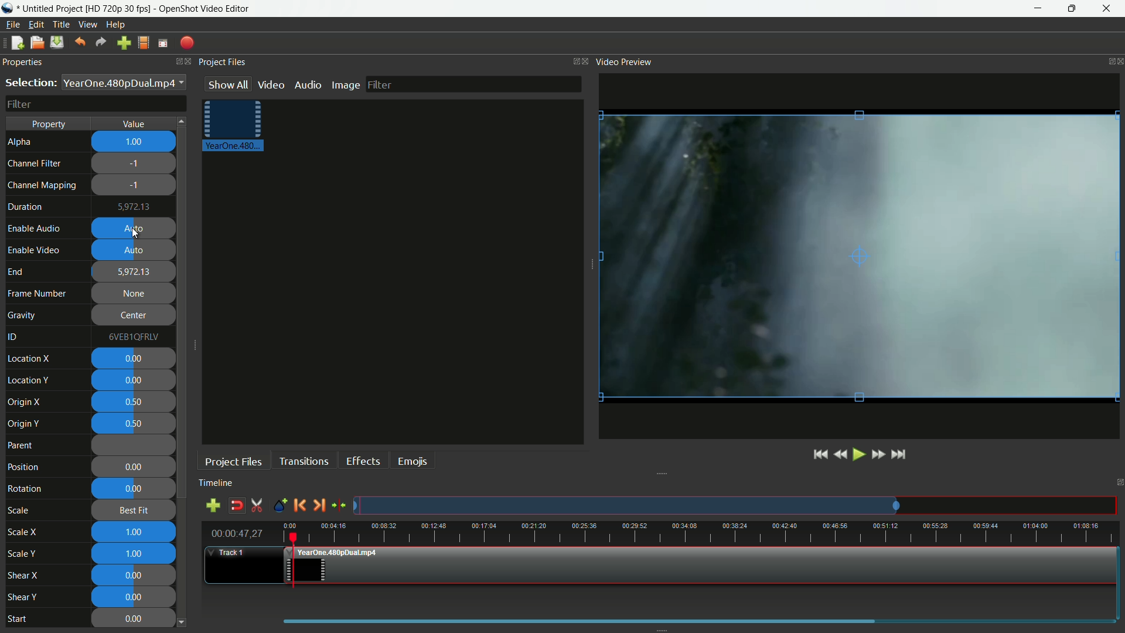  Describe the element at coordinates (739, 504) in the screenshot. I see `tracks preview` at that location.